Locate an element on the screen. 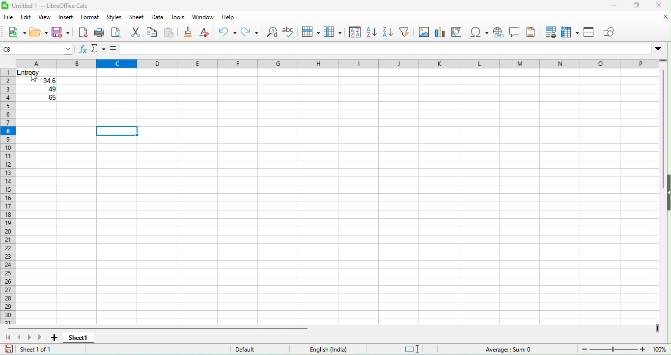  cursor is located at coordinates (33, 78).